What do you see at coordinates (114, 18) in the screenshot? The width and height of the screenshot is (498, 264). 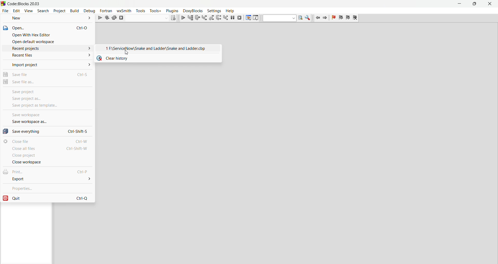 I see `rebuild` at bounding box center [114, 18].